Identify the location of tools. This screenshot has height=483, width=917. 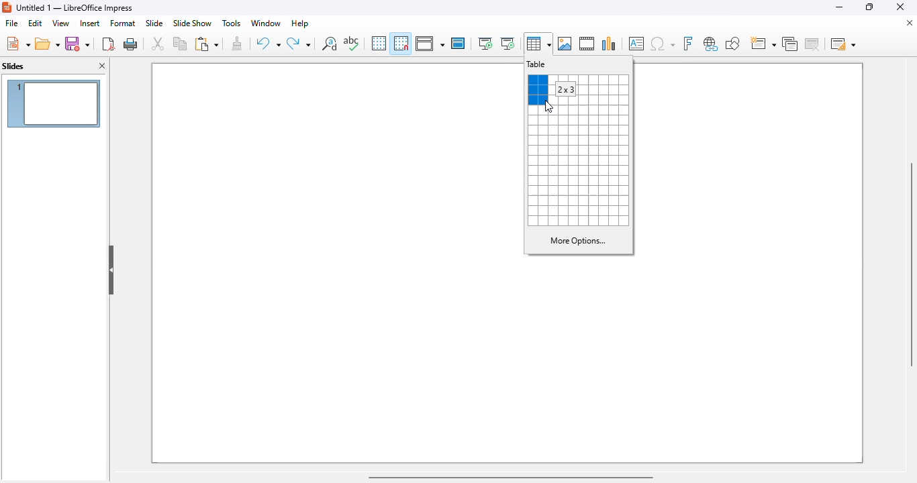
(231, 23).